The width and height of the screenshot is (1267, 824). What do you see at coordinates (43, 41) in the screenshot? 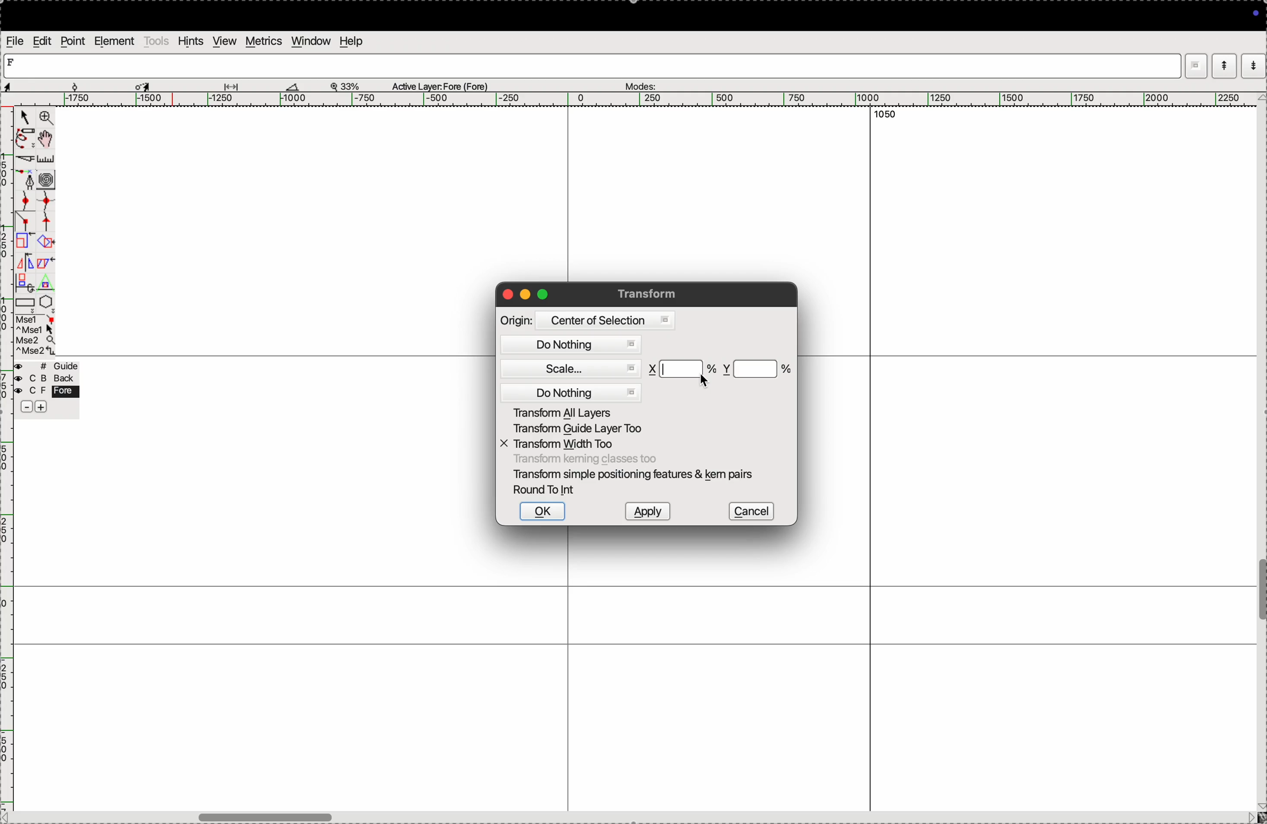
I see `edit` at bounding box center [43, 41].